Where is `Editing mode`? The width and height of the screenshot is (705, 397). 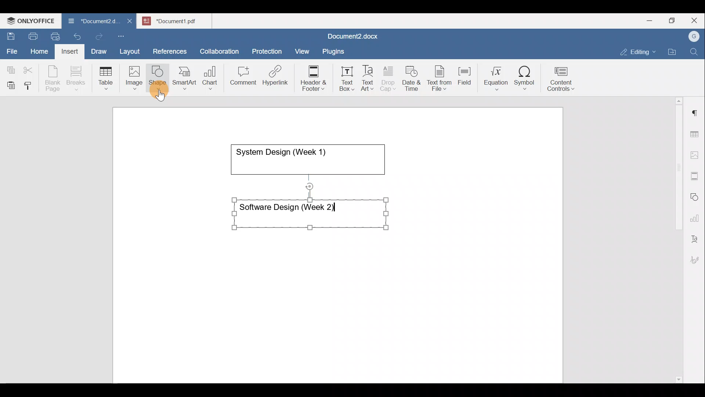
Editing mode is located at coordinates (638, 50).